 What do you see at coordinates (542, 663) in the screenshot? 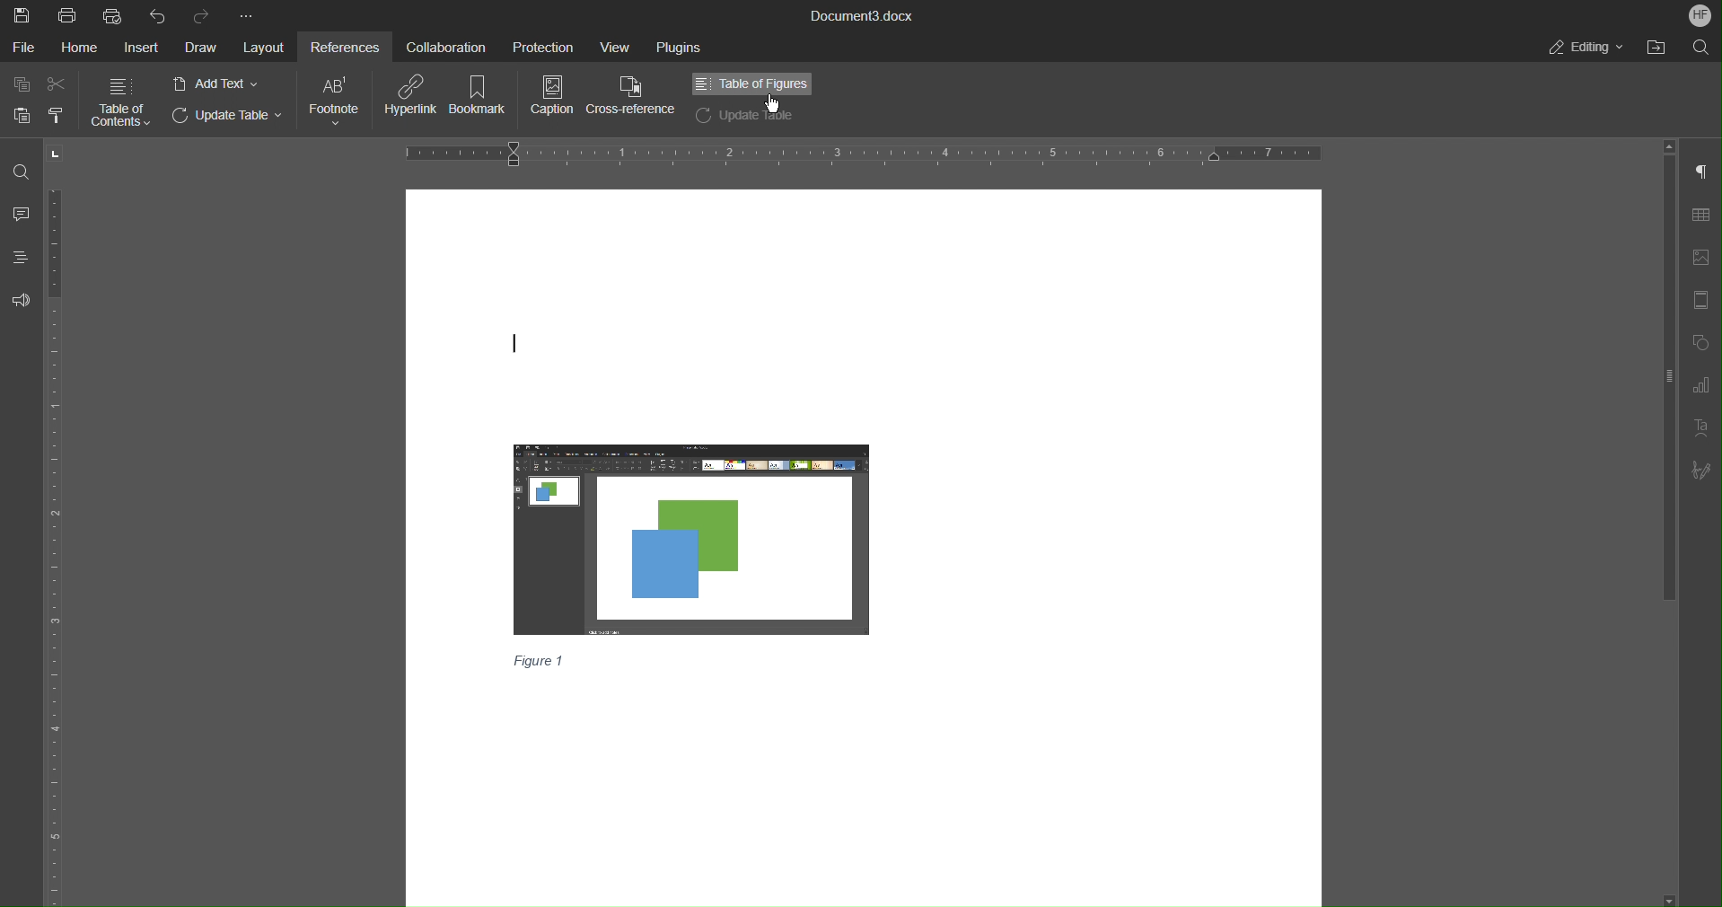
I see `Figure 1(Caption)` at bounding box center [542, 663].